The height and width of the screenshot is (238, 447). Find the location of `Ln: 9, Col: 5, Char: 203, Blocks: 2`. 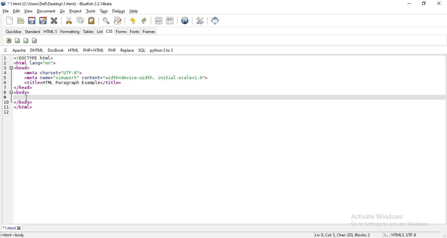

Ln: 9, Col: 5, Char: 203, Blocks: 2 is located at coordinates (345, 235).